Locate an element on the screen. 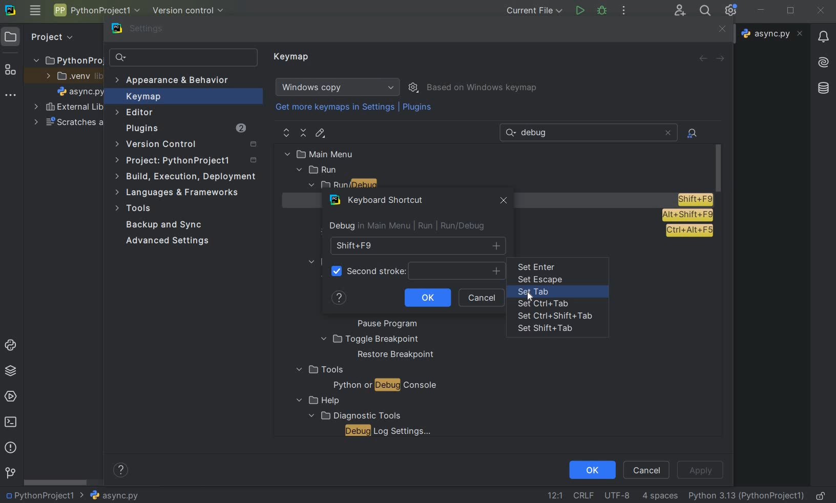 This screenshot has width=836, height=503. python console is located at coordinates (12, 346).